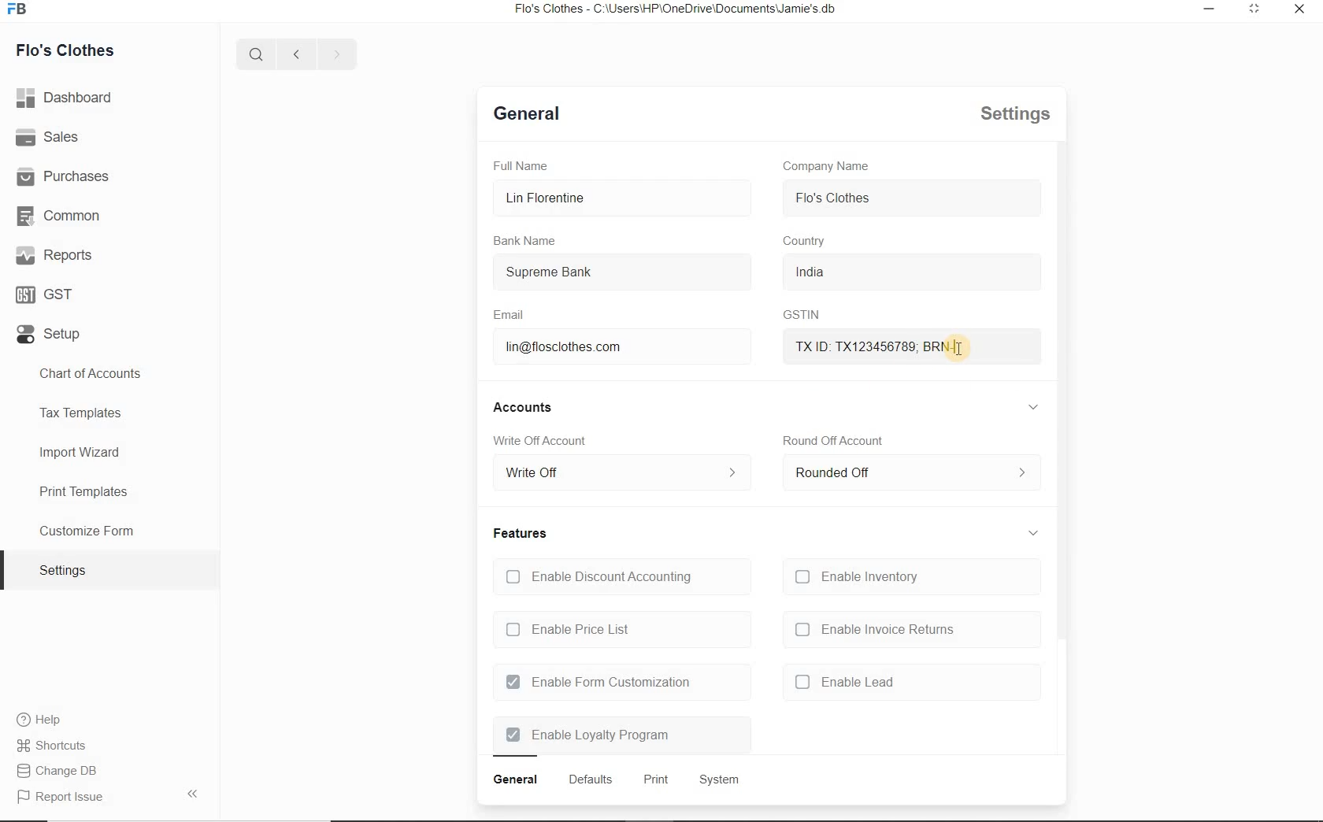  What do you see at coordinates (528, 407) in the screenshot?
I see `accounts` at bounding box center [528, 407].